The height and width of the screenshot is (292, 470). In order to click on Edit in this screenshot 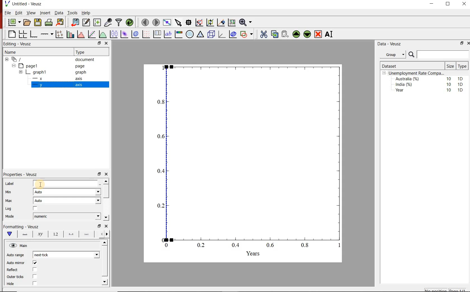, I will do `click(18, 13)`.